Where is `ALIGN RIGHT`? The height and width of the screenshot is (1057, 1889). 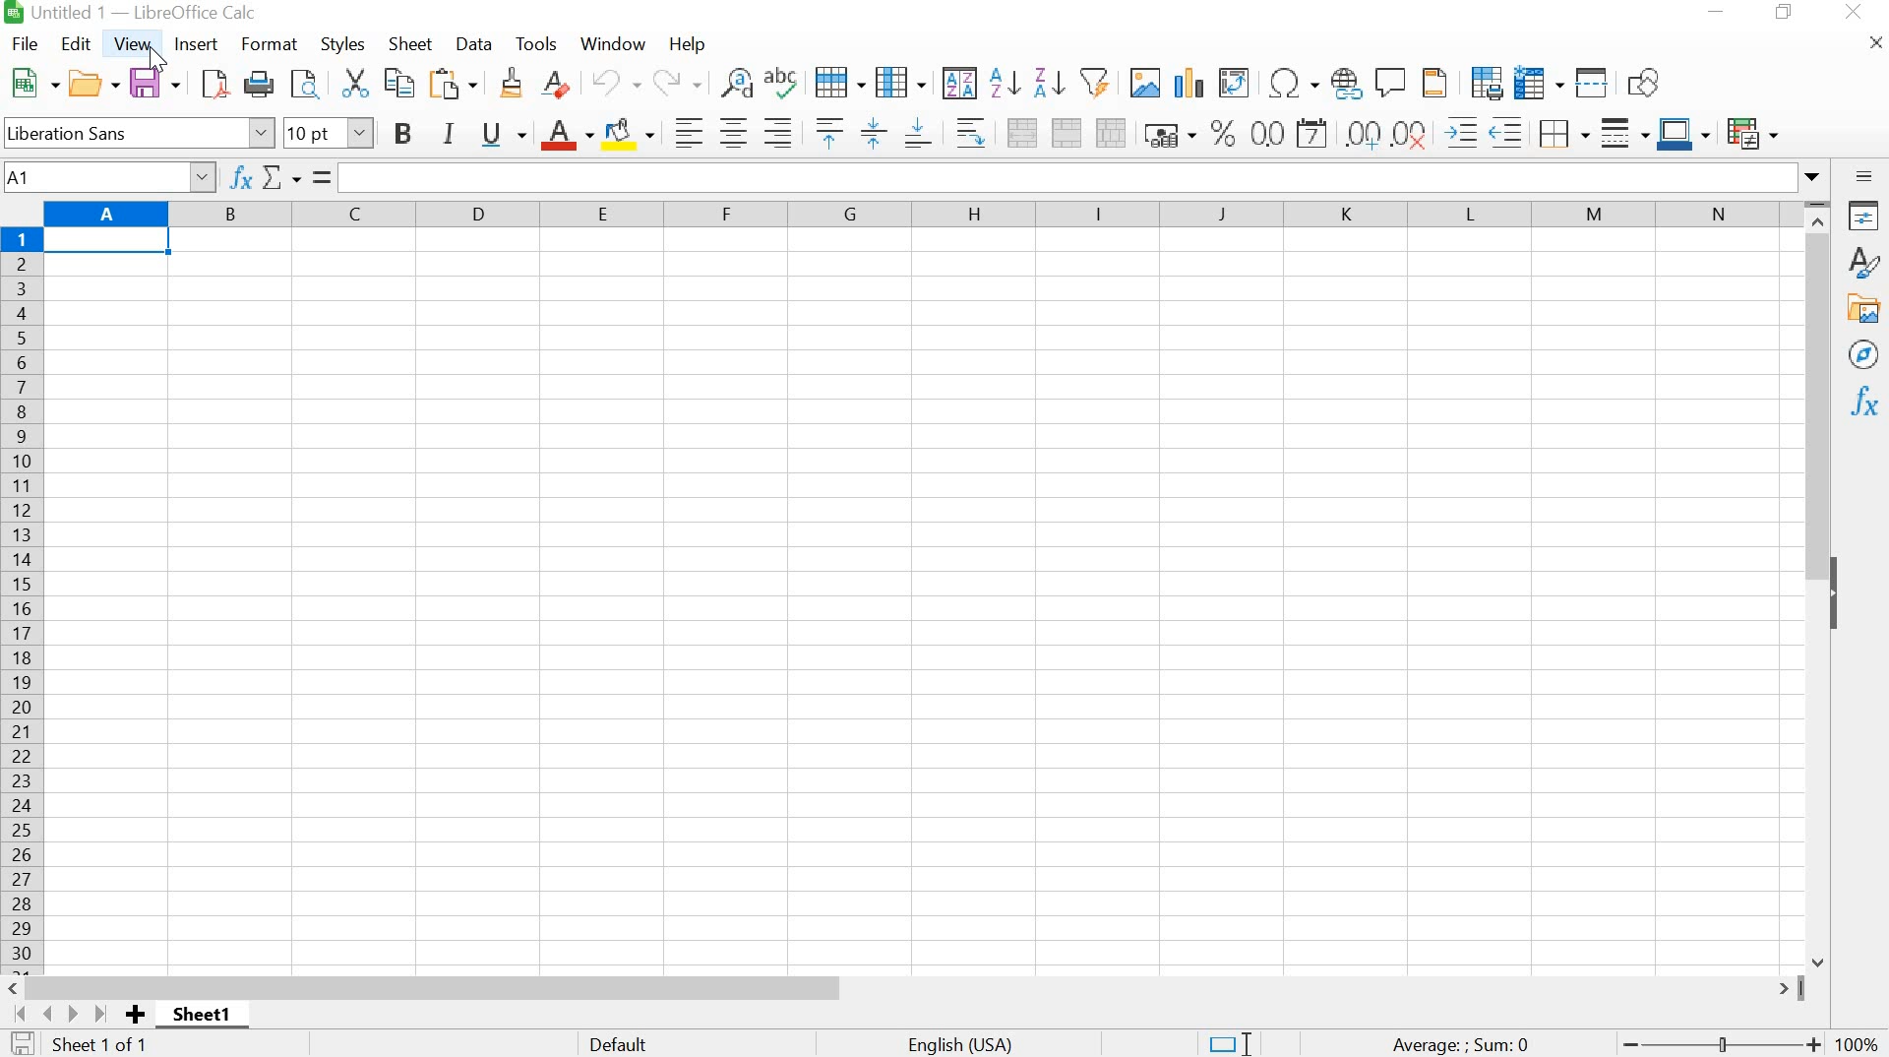 ALIGN RIGHT is located at coordinates (778, 133).